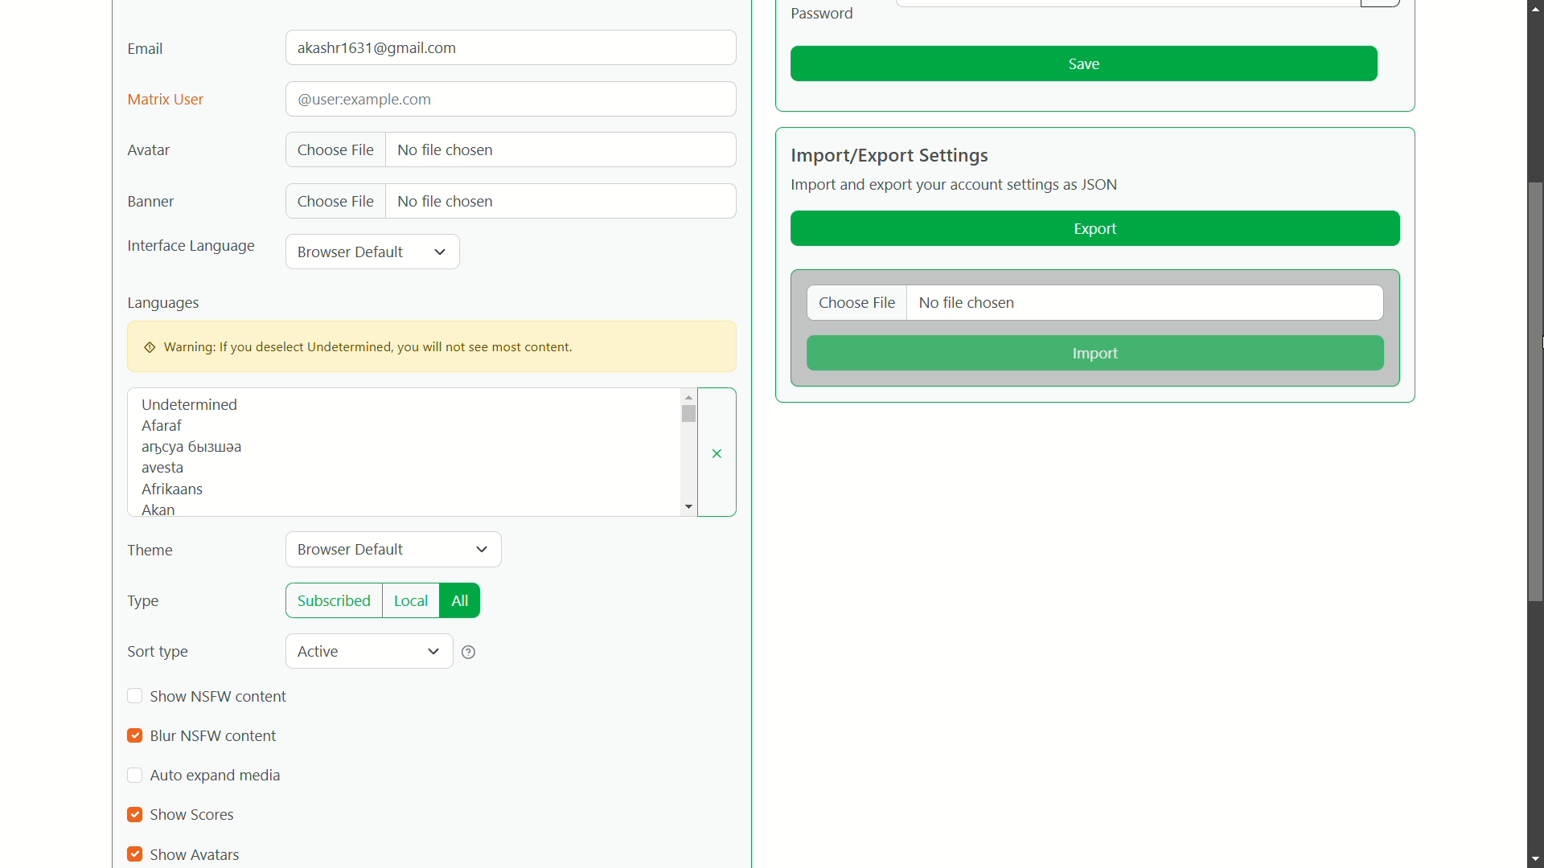  What do you see at coordinates (445, 199) in the screenshot?
I see `no file chosen` at bounding box center [445, 199].